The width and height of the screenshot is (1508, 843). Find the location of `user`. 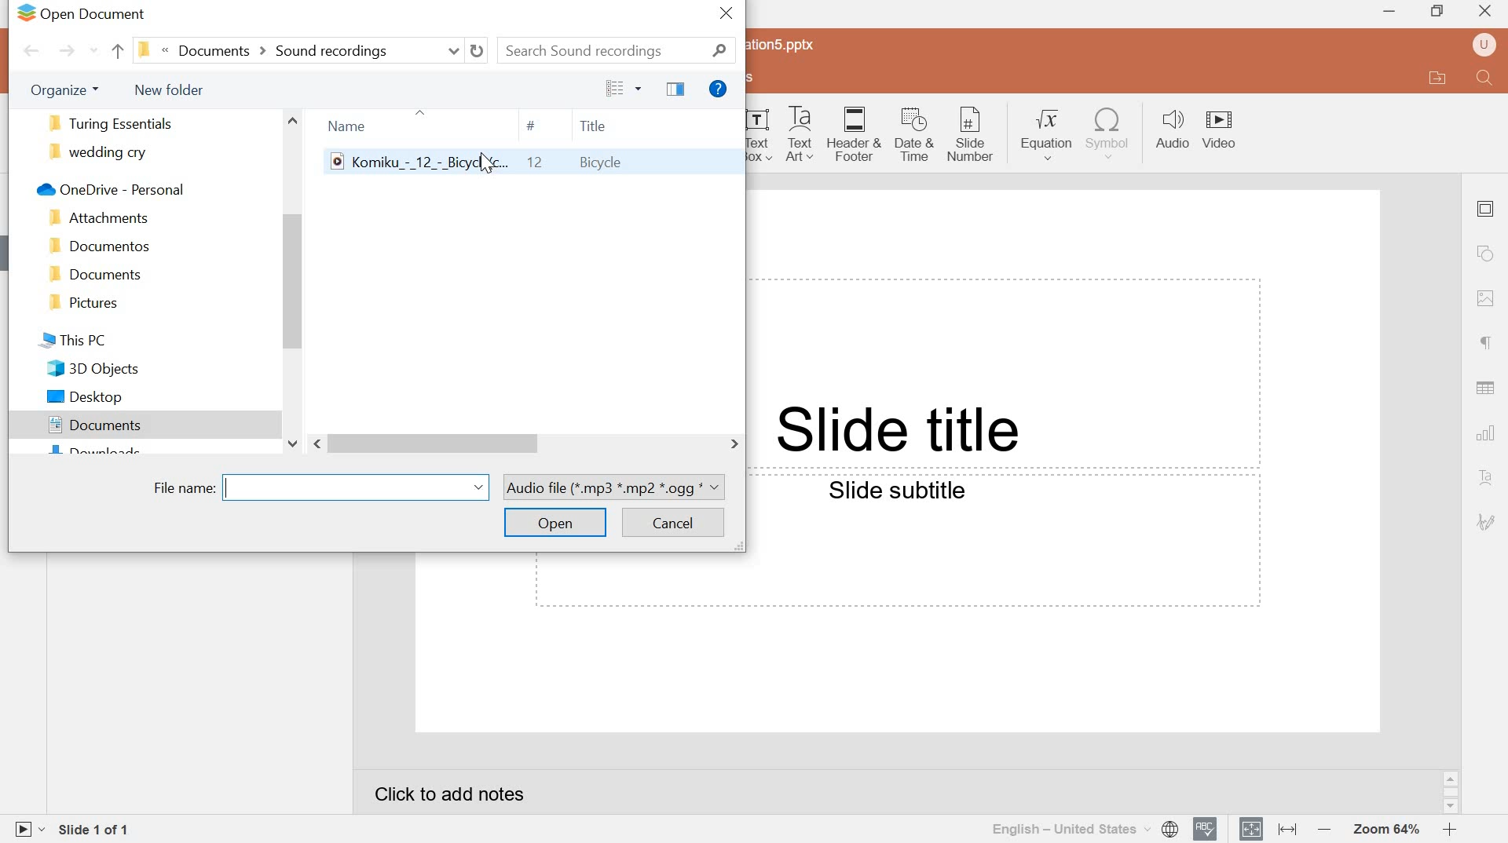

user is located at coordinates (1484, 45).